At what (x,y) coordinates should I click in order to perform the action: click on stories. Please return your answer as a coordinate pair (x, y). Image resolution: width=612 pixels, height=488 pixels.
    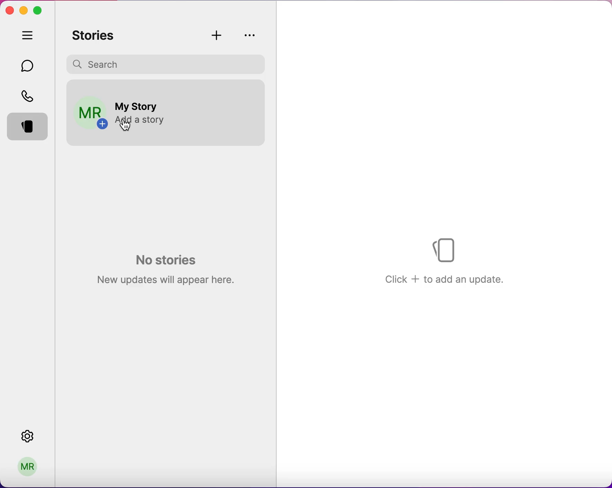
    Looking at the image, I should click on (97, 36).